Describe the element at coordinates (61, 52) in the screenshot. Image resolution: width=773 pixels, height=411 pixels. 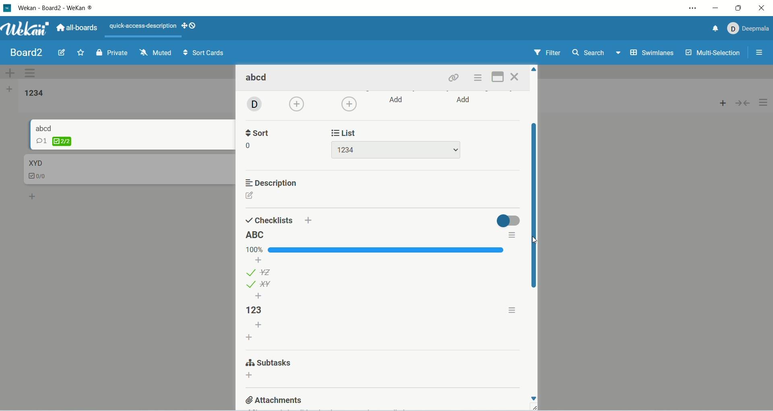
I see `edit` at that location.